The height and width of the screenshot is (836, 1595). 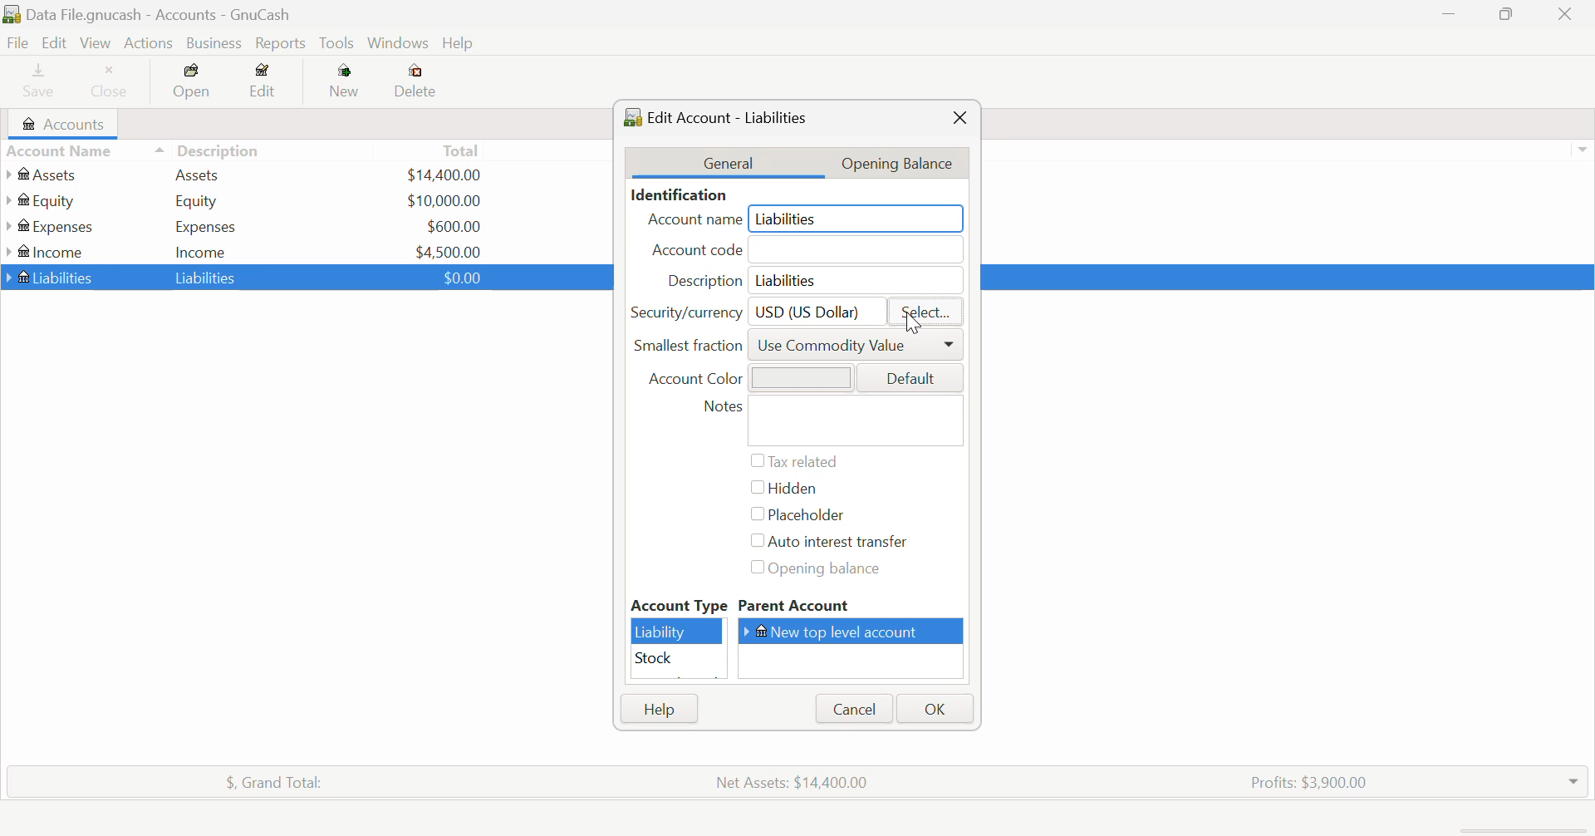 What do you see at coordinates (659, 709) in the screenshot?
I see `Help` at bounding box center [659, 709].